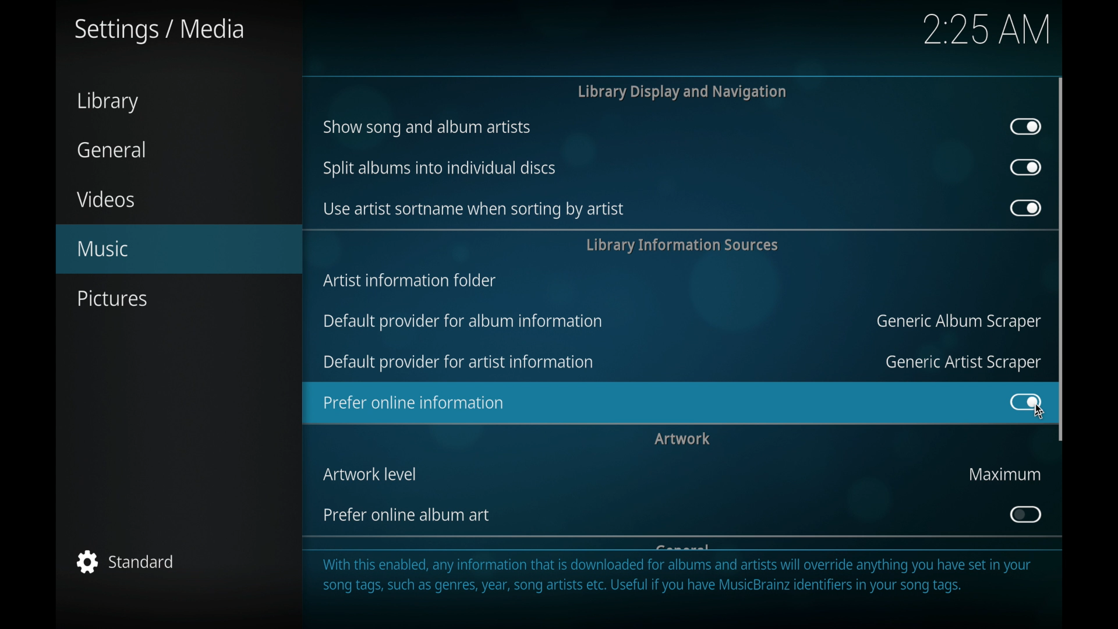 Image resolution: width=1118 pixels, height=629 pixels. Describe the element at coordinates (439, 168) in the screenshot. I see `split albums into individual discs` at that location.